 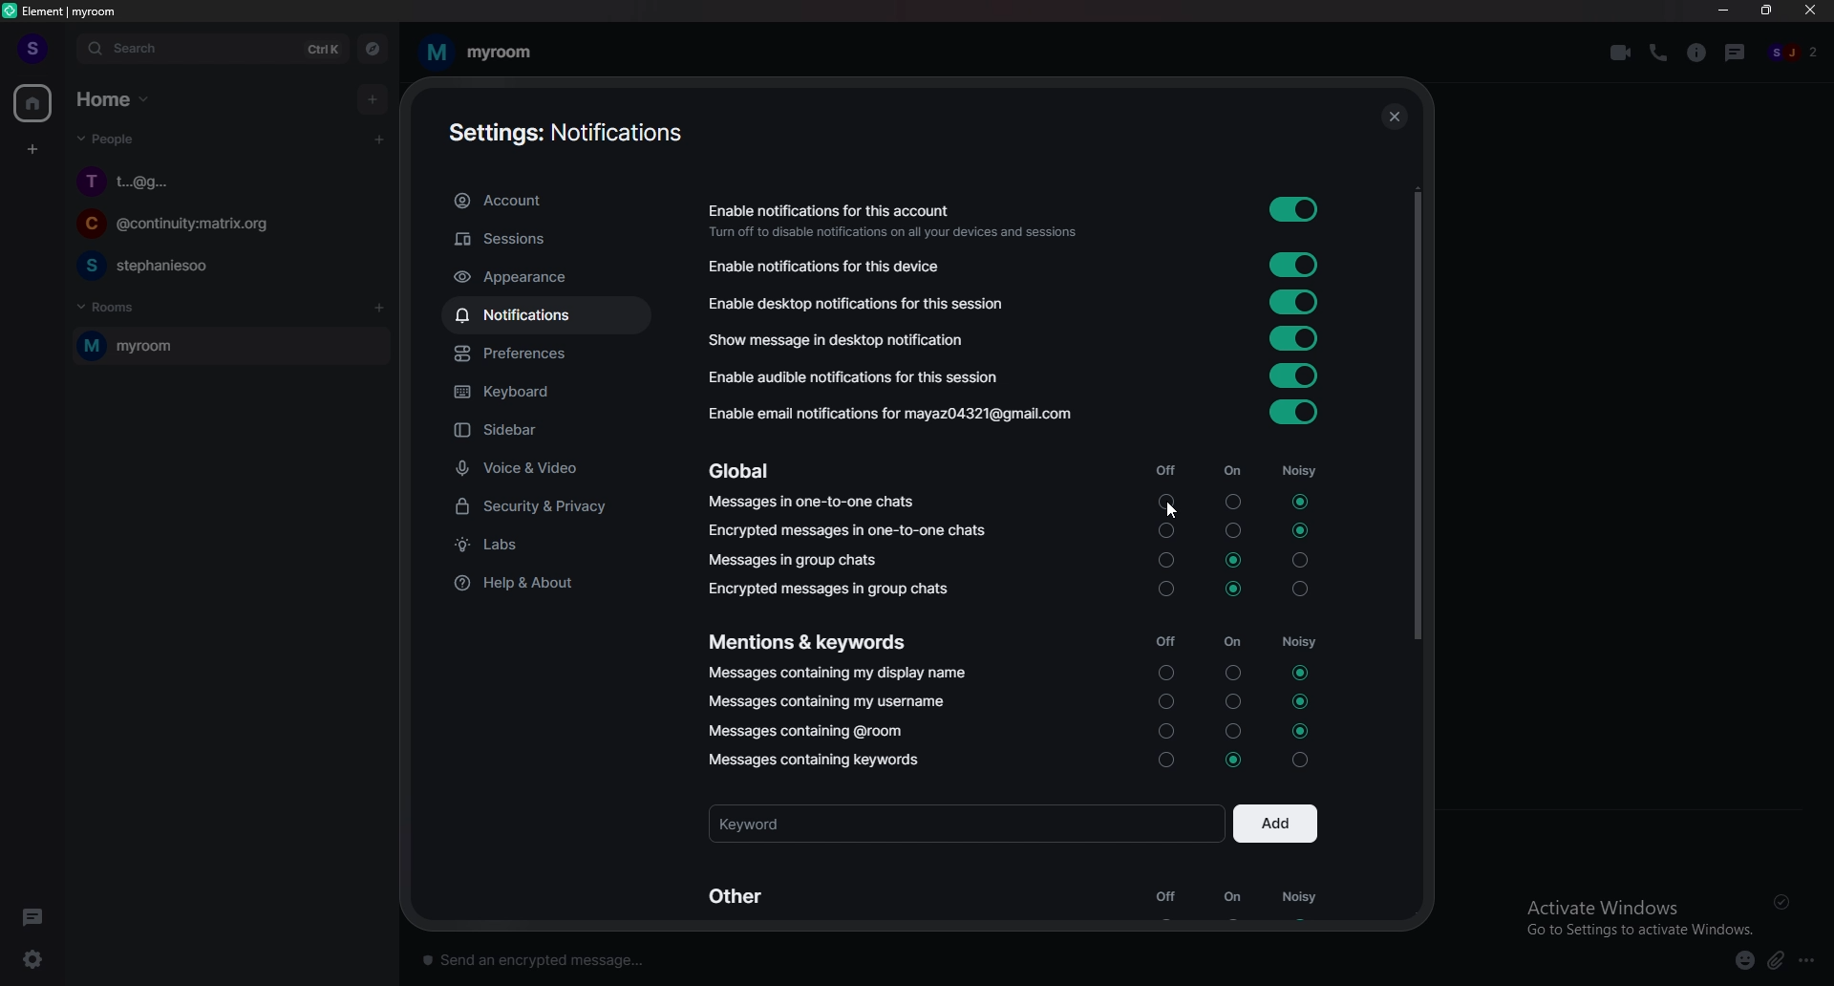 What do you see at coordinates (543, 545) in the screenshot?
I see `labs` at bounding box center [543, 545].